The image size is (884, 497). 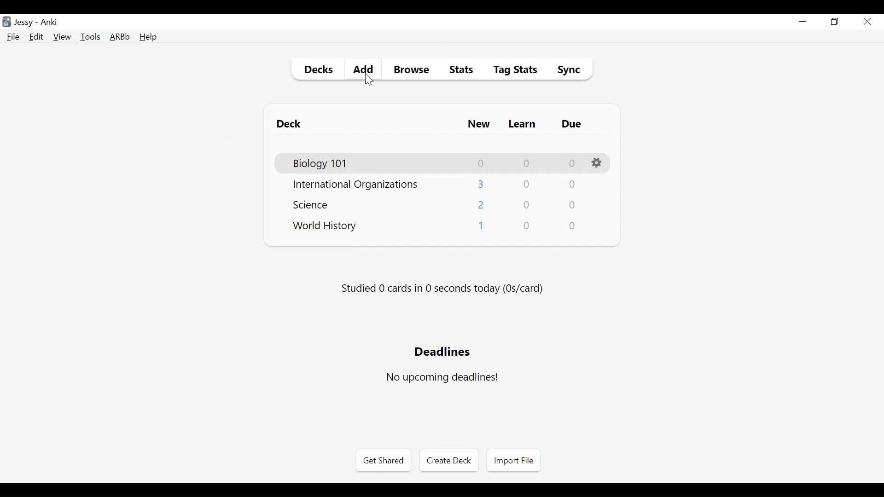 I want to click on Deadlines, so click(x=443, y=351).